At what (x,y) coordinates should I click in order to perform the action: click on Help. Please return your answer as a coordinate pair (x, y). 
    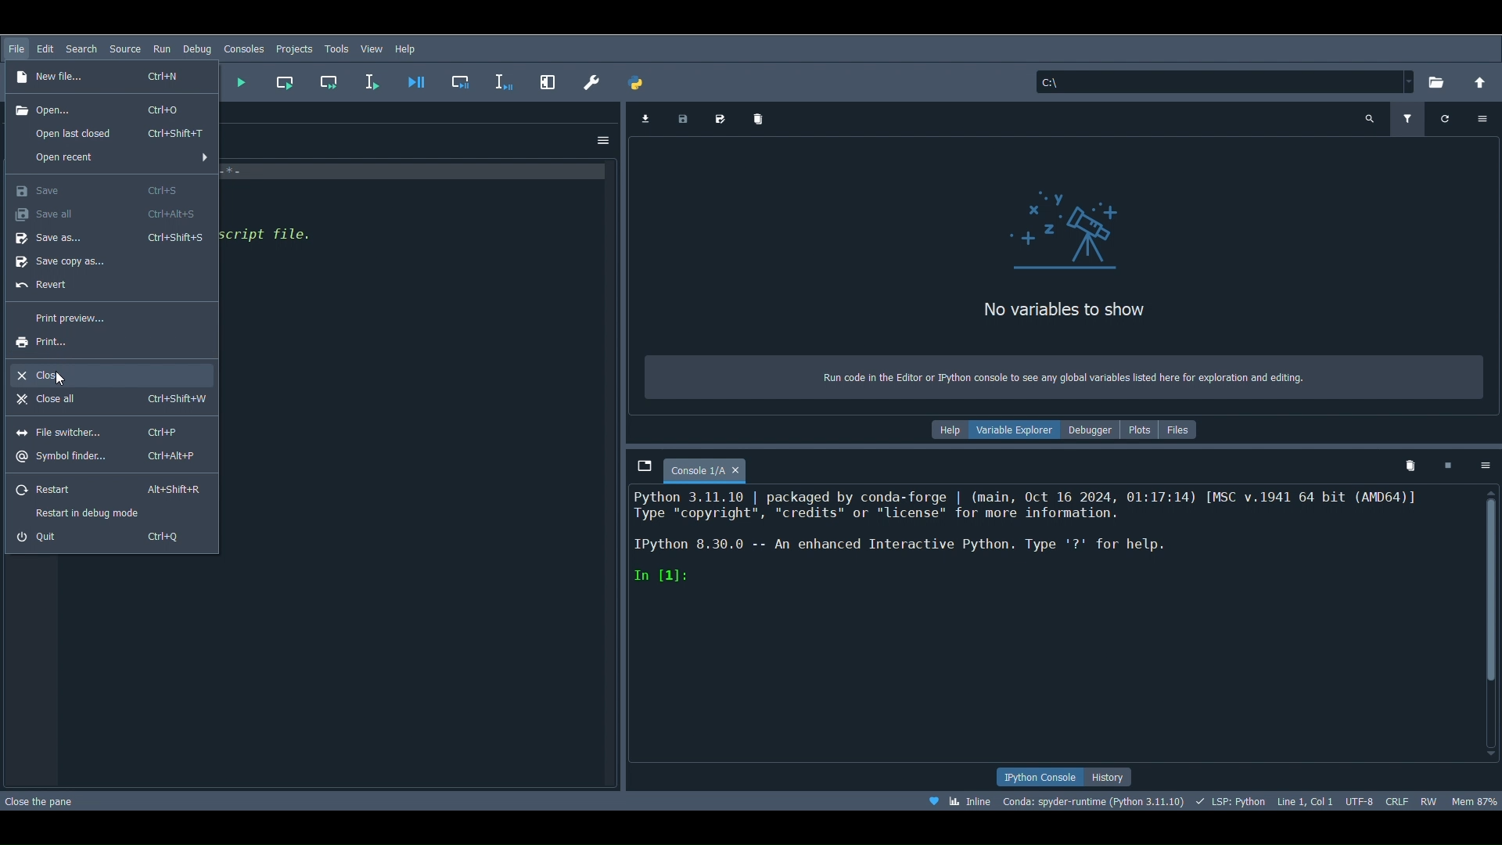
    Looking at the image, I should click on (408, 49).